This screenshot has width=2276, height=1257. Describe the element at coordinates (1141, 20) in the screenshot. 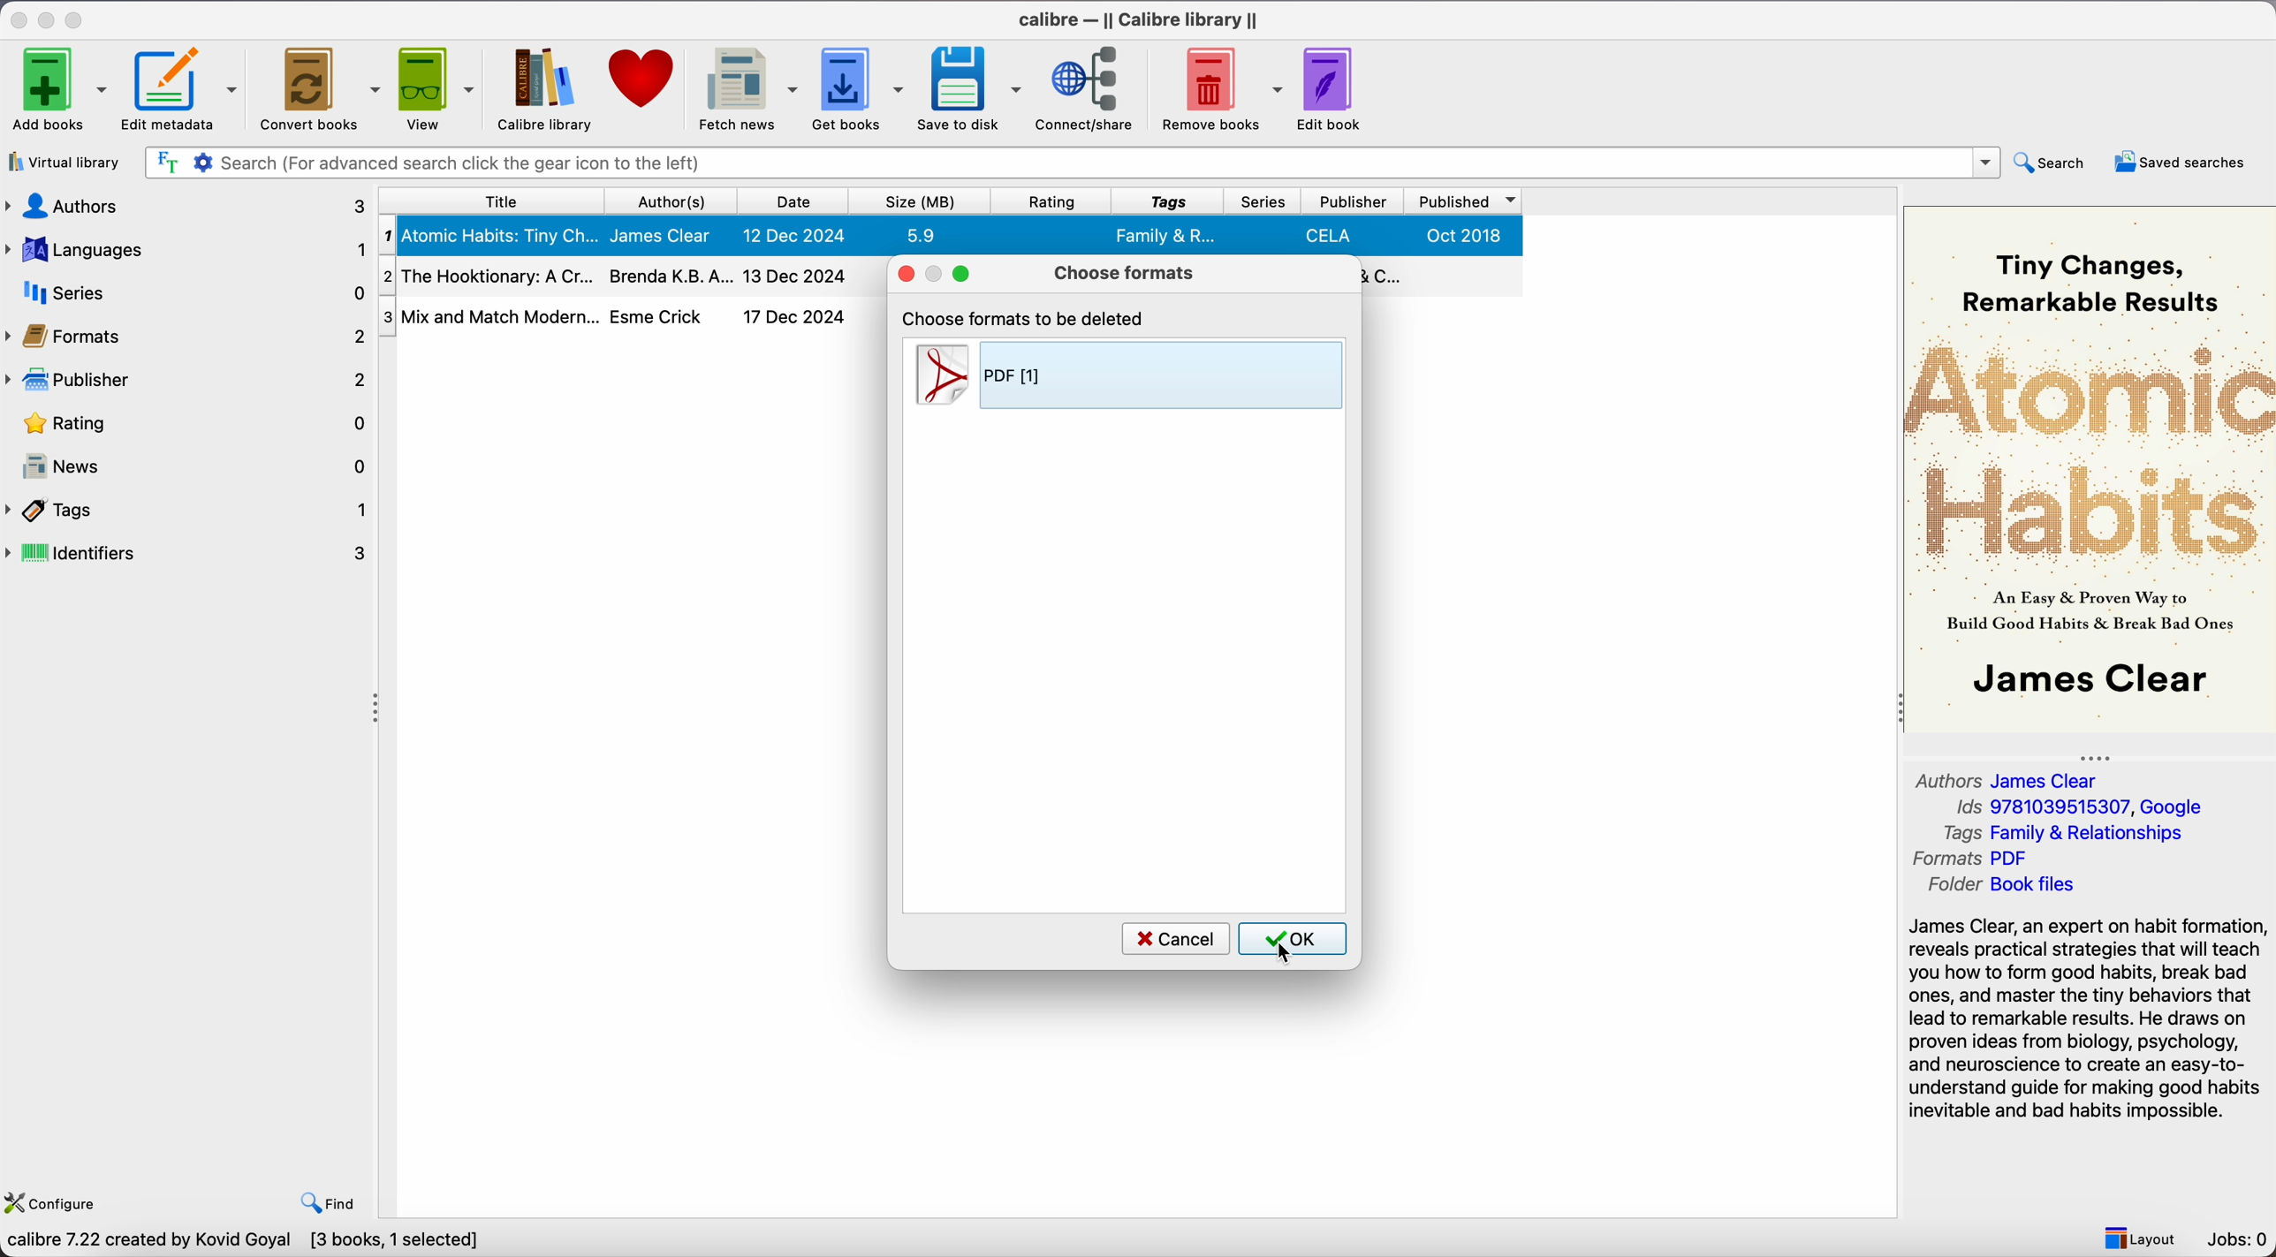

I see `Calibre - || Calibre library ||` at that location.